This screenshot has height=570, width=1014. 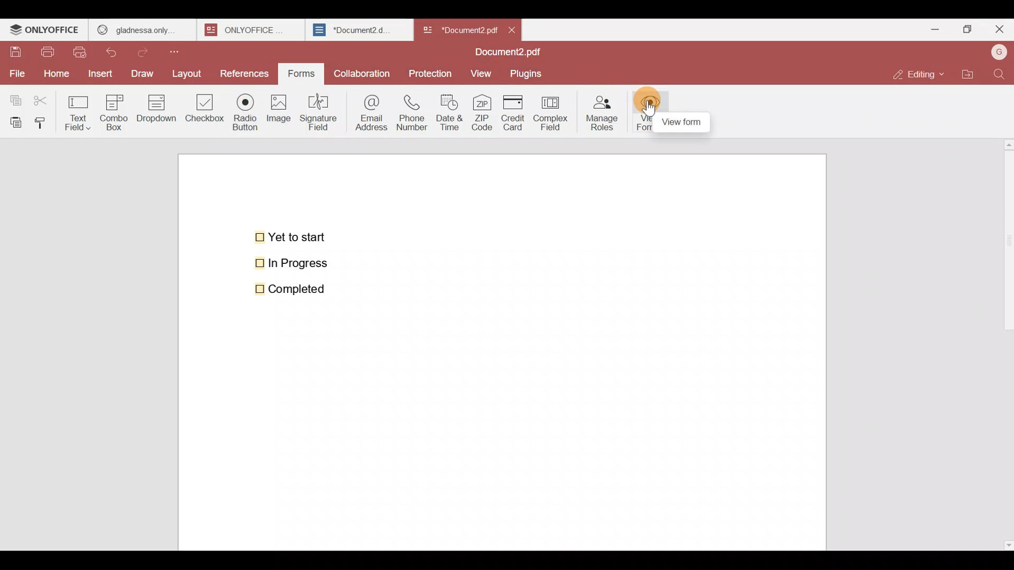 What do you see at coordinates (50, 53) in the screenshot?
I see `Print file` at bounding box center [50, 53].